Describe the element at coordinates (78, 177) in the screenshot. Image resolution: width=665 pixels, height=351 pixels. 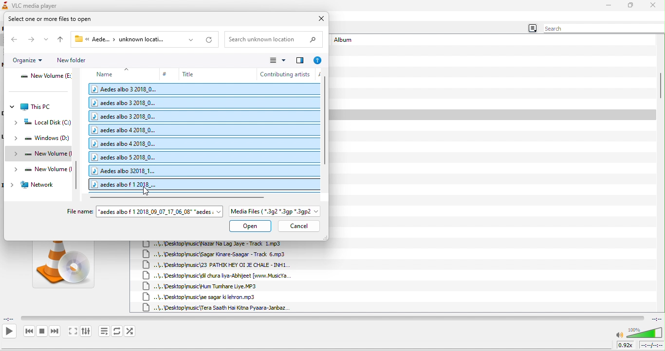
I see `vertical scroll bar` at that location.